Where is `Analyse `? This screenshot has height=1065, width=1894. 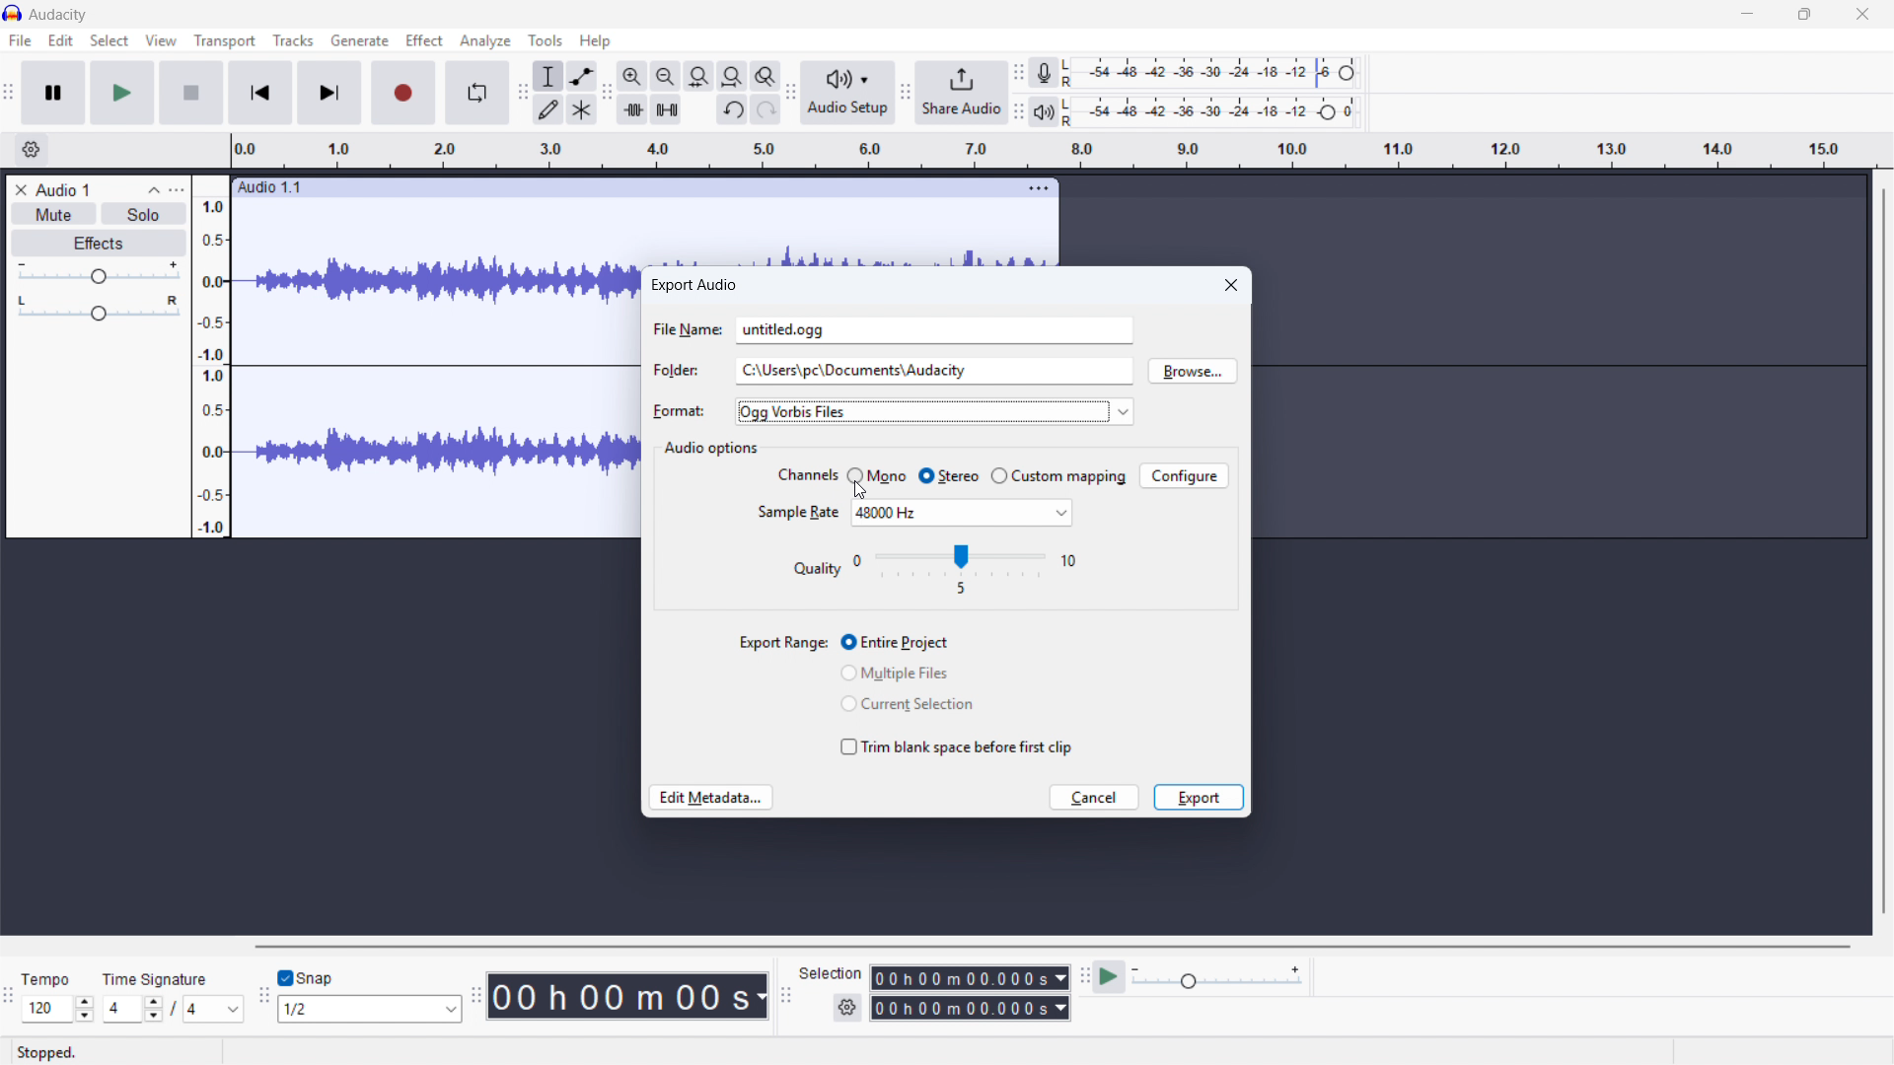
Analyse  is located at coordinates (484, 40).